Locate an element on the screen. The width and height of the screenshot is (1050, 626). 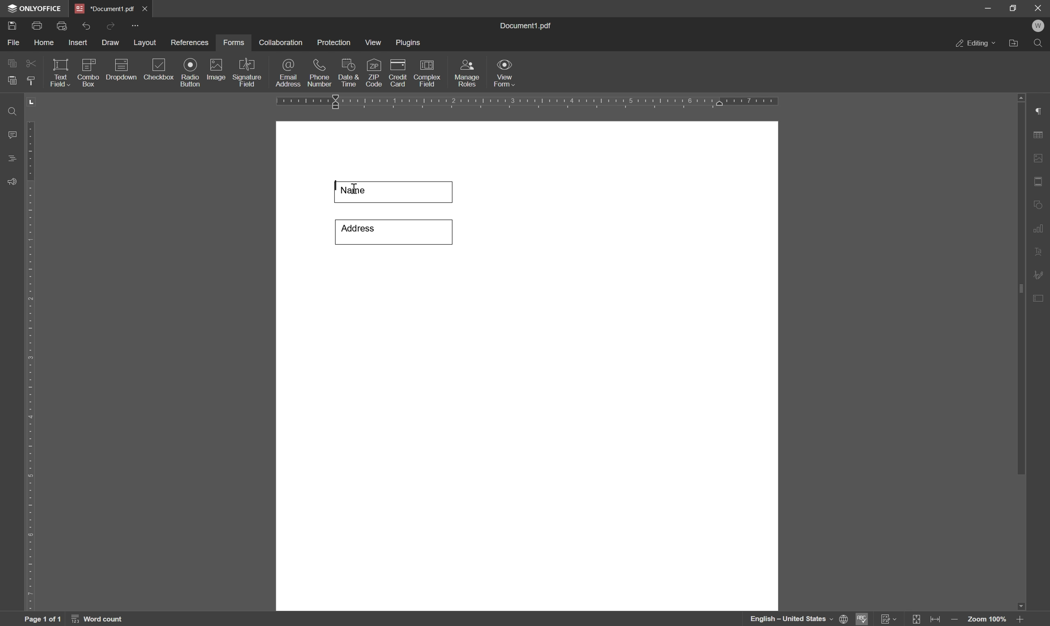
references is located at coordinates (189, 43).